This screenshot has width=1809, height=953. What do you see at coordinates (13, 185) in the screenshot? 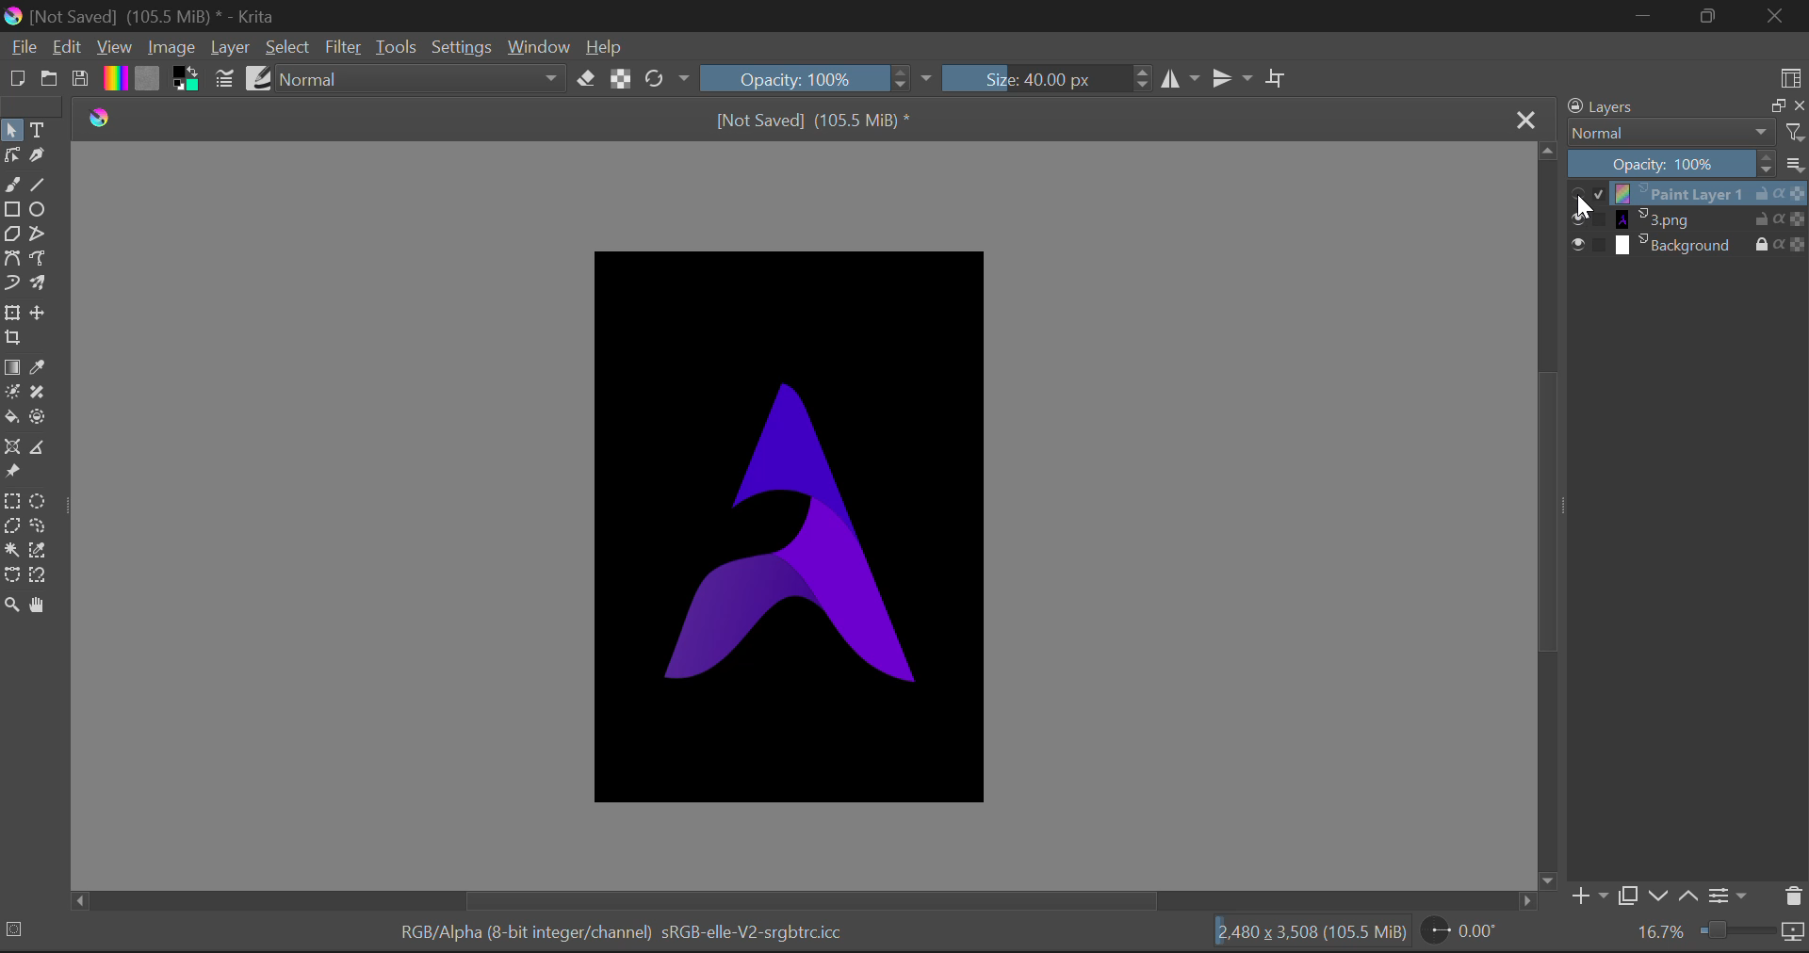
I see `Freehand` at bounding box center [13, 185].